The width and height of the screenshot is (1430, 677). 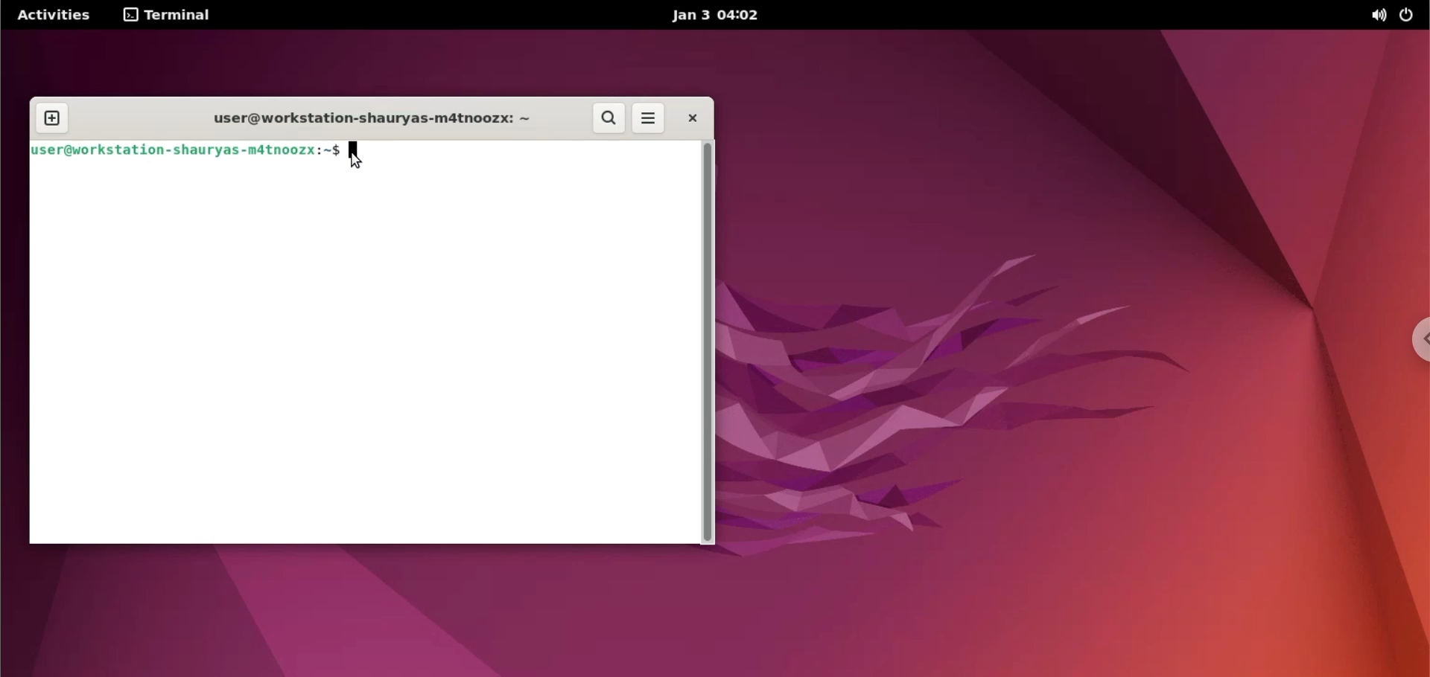 What do you see at coordinates (694, 118) in the screenshot?
I see `close` at bounding box center [694, 118].